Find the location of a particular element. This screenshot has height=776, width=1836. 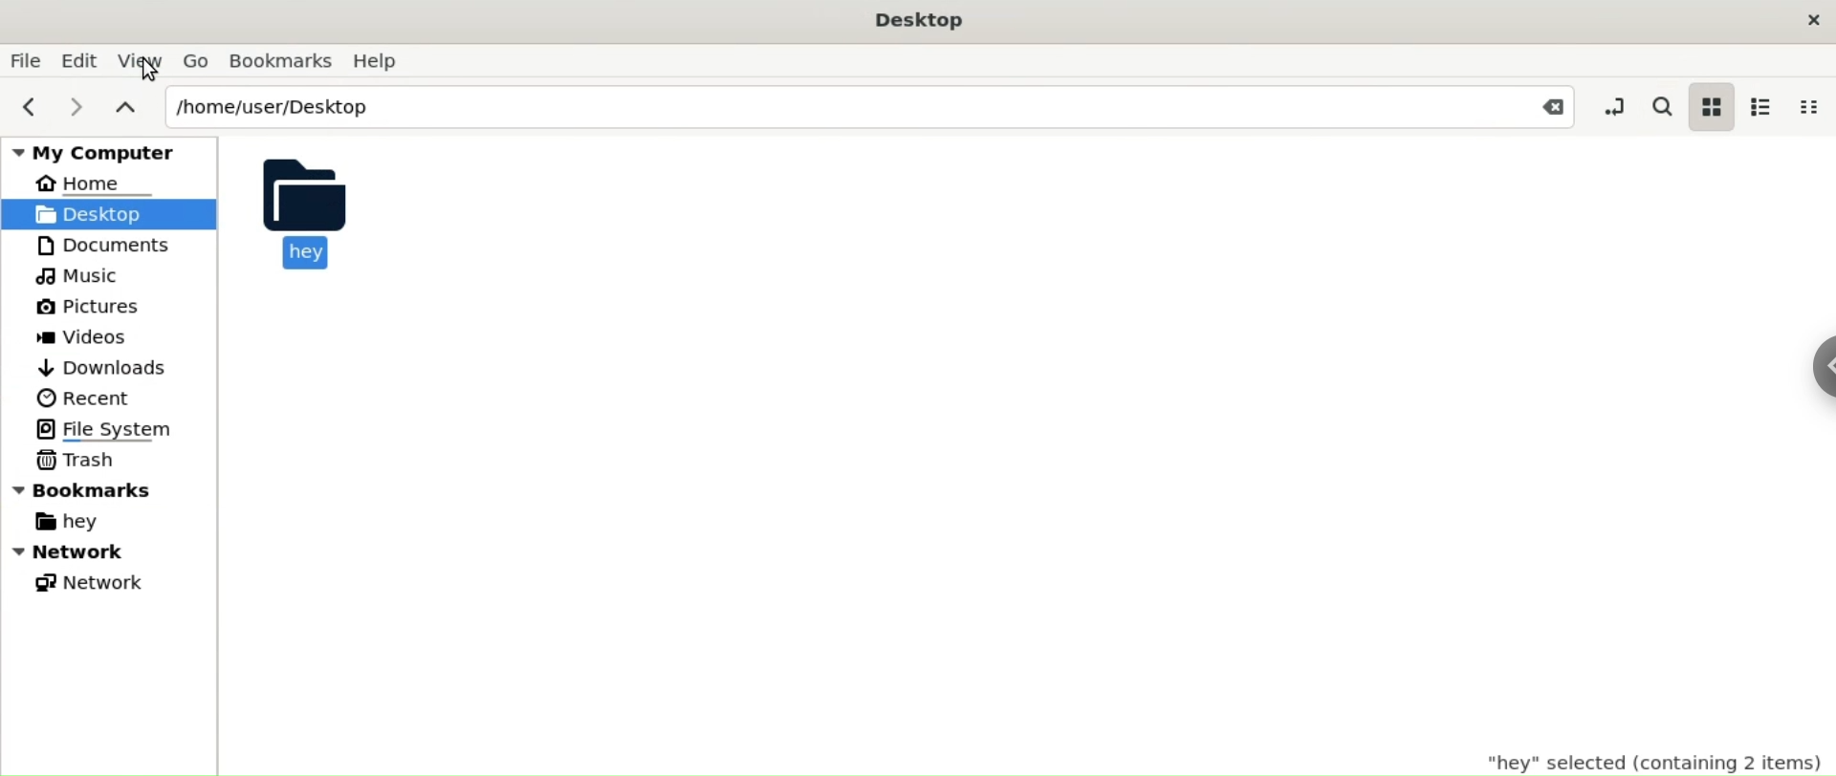

Bookmarks is located at coordinates (282, 59).